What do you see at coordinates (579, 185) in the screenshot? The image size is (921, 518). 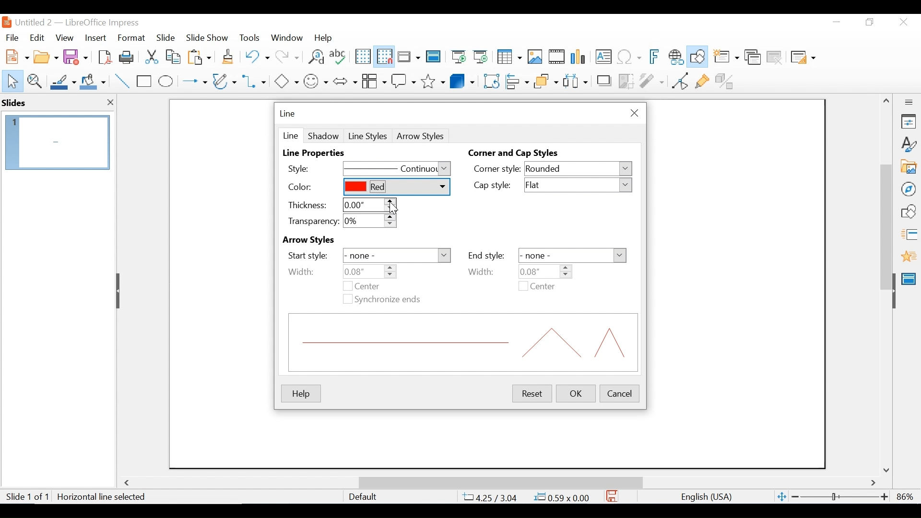 I see `Flat` at bounding box center [579, 185].